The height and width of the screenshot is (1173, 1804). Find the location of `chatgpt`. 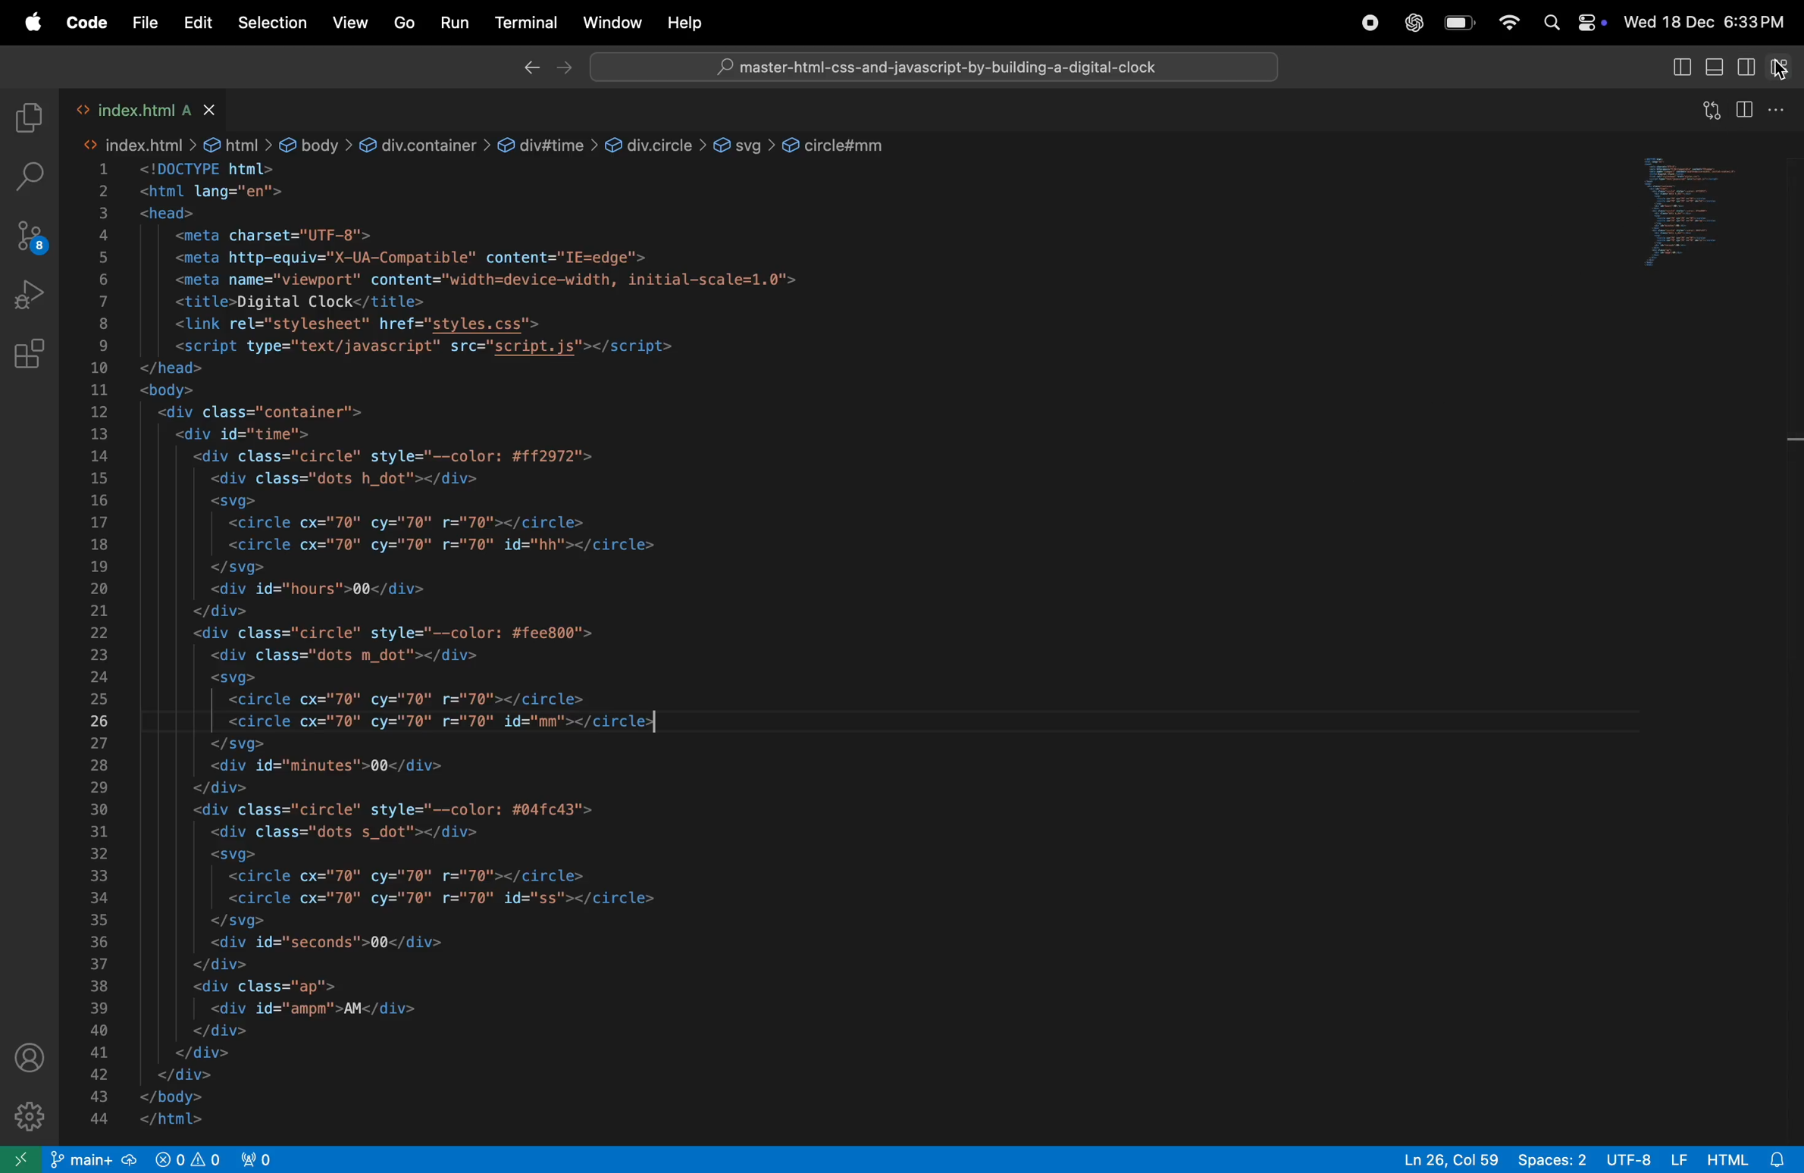

chatgpt is located at coordinates (1411, 23).